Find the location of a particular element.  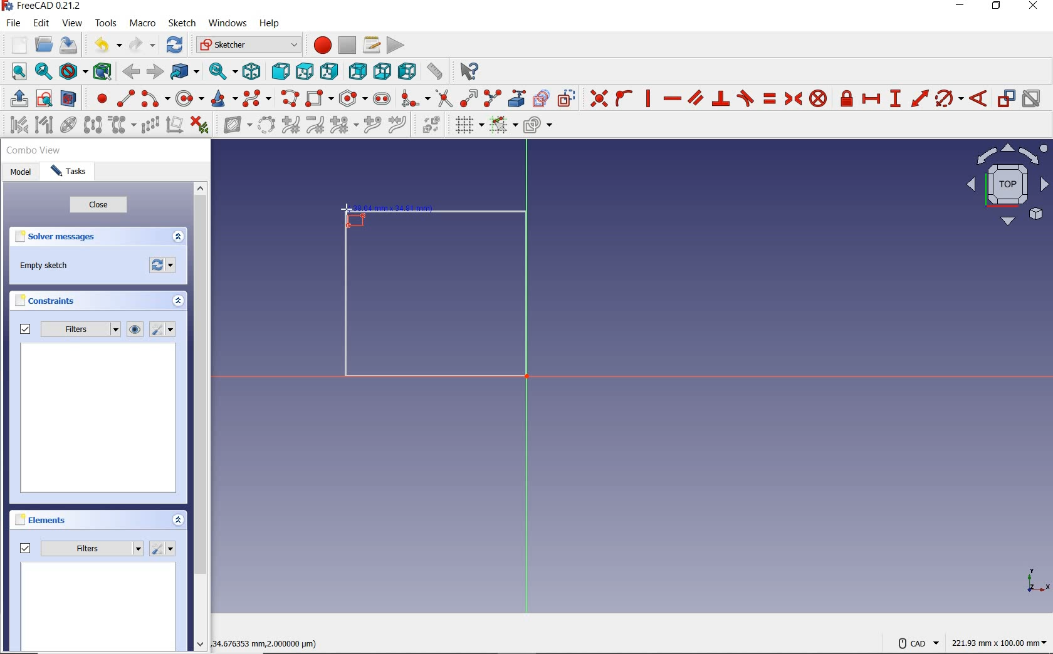

sync view is located at coordinates (220, 72).